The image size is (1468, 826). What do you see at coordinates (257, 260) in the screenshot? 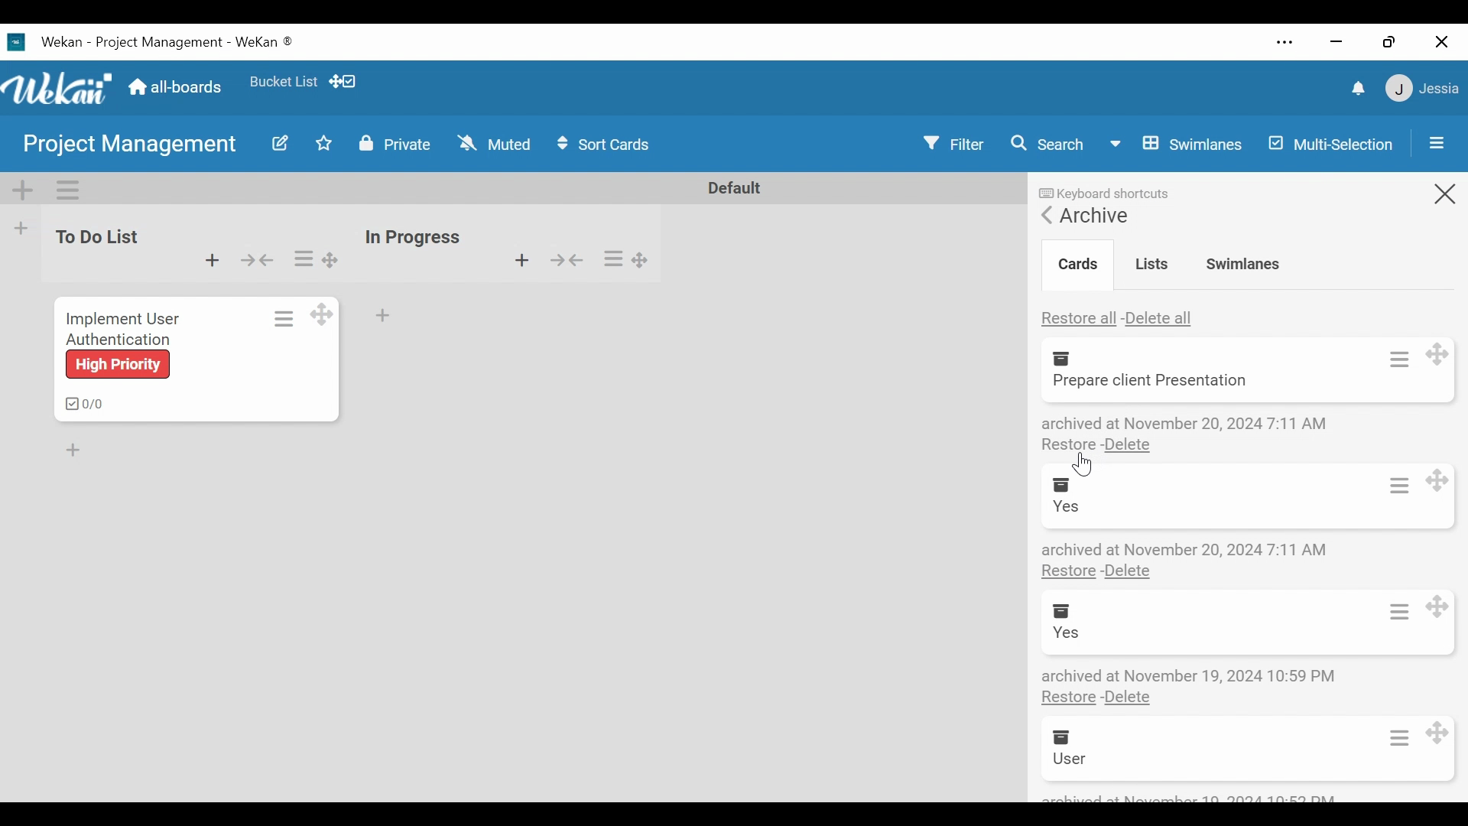
I see `Collapse` at bounding box center [257, 260].